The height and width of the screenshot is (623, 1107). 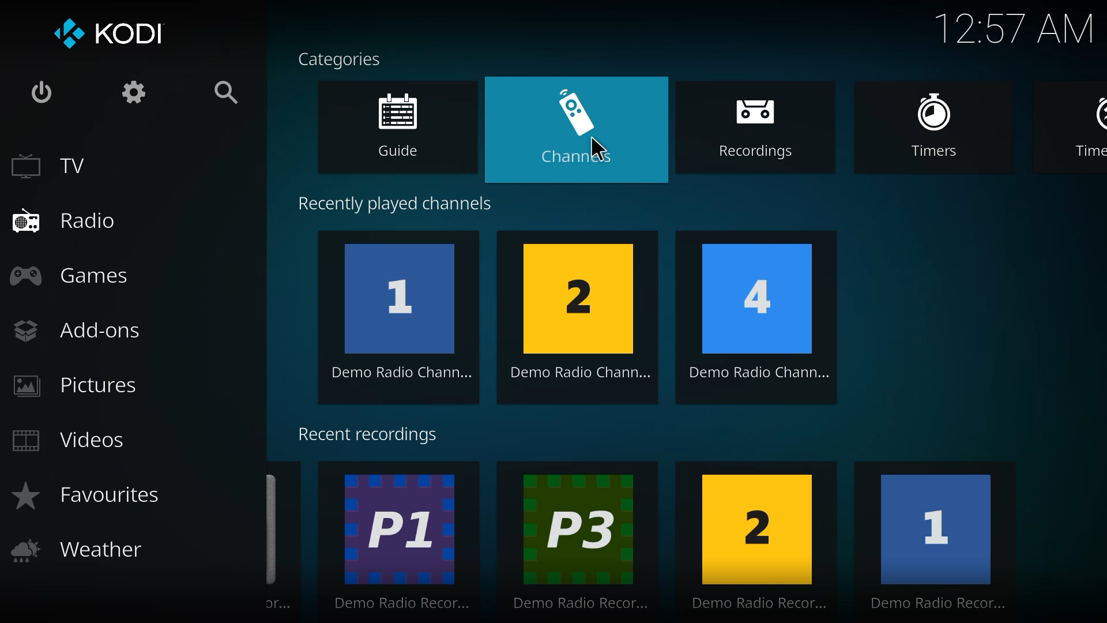 What do you see at coordinates (407, 200) in the screenshot?
I see `recently played` at bounding box center [407, 200].